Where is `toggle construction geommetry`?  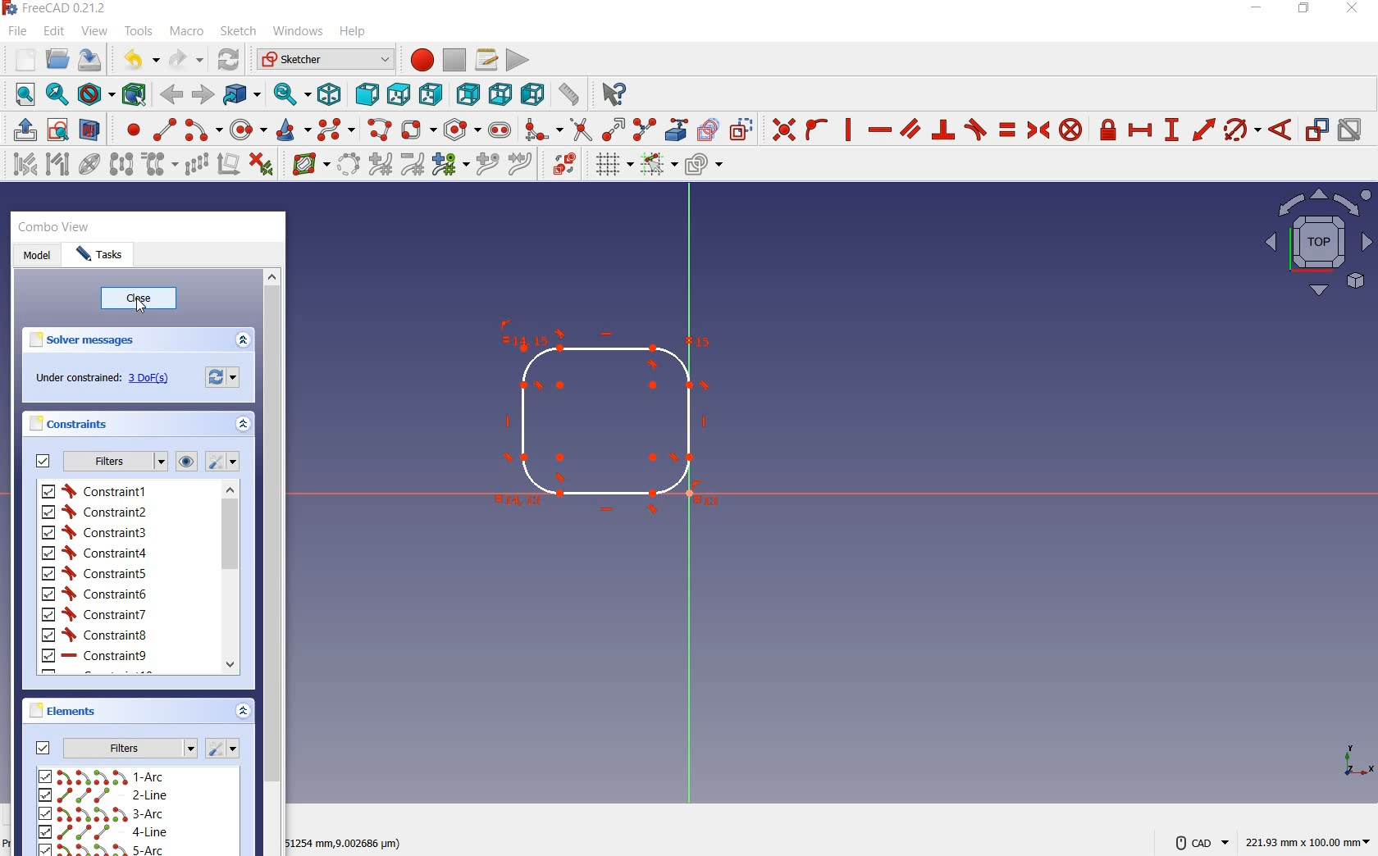 toggle construction geommetry is located at coordinates (744, 129).